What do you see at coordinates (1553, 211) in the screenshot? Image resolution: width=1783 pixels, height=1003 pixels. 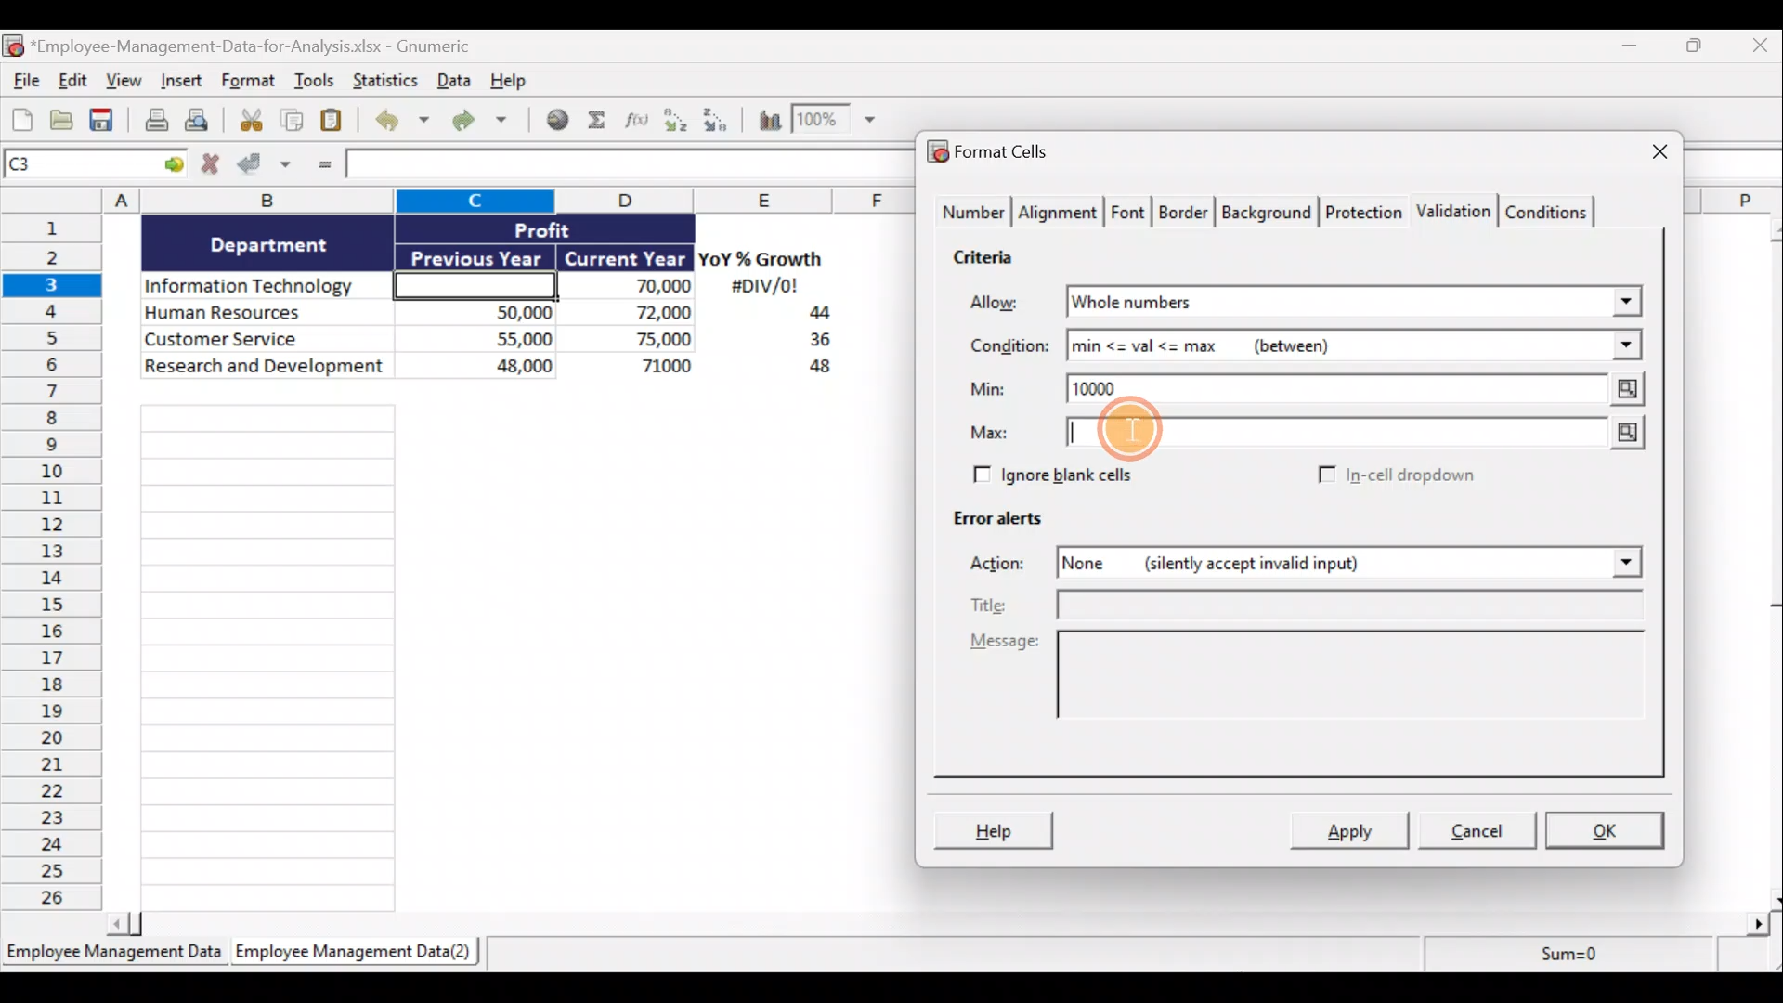 I see `Conditions` at bounding box center [1553, 211].